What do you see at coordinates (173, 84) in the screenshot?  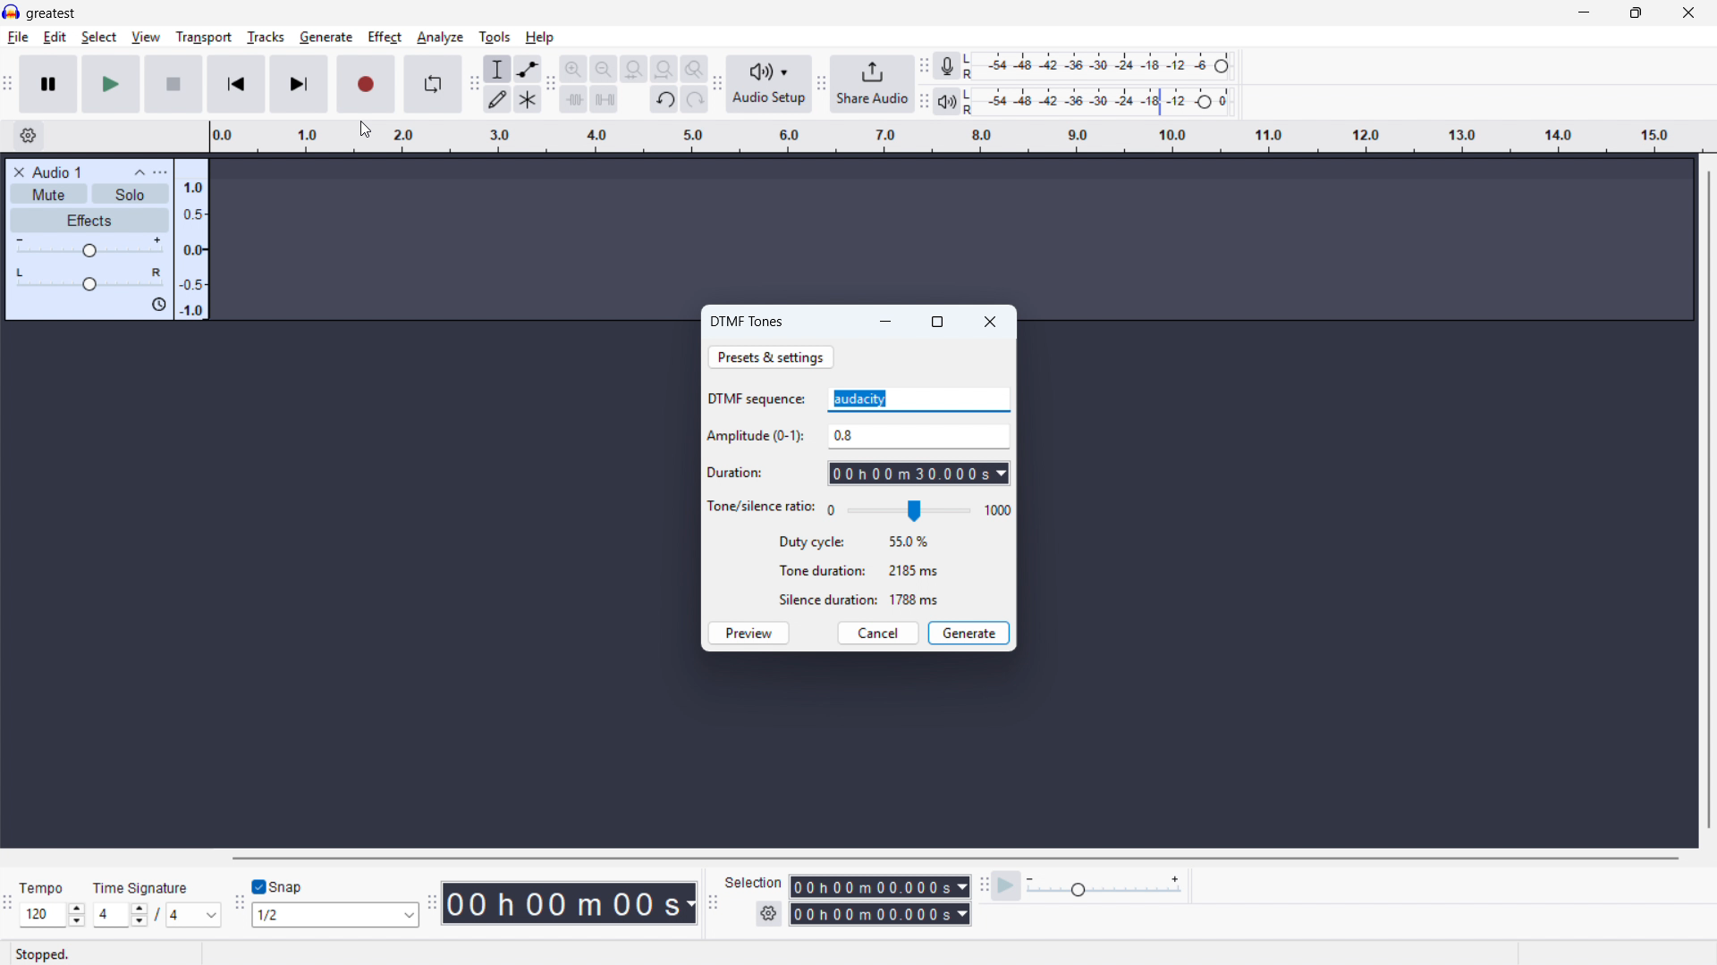 I see `stop` at bounding box center [173, 84].